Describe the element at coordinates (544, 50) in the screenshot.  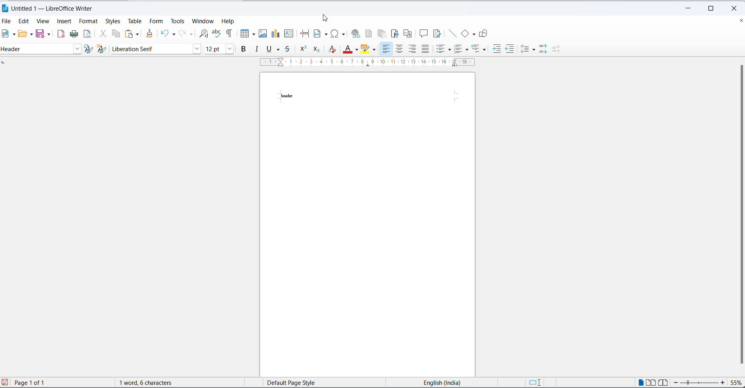
I see `increase paragraph spacing` at that location.